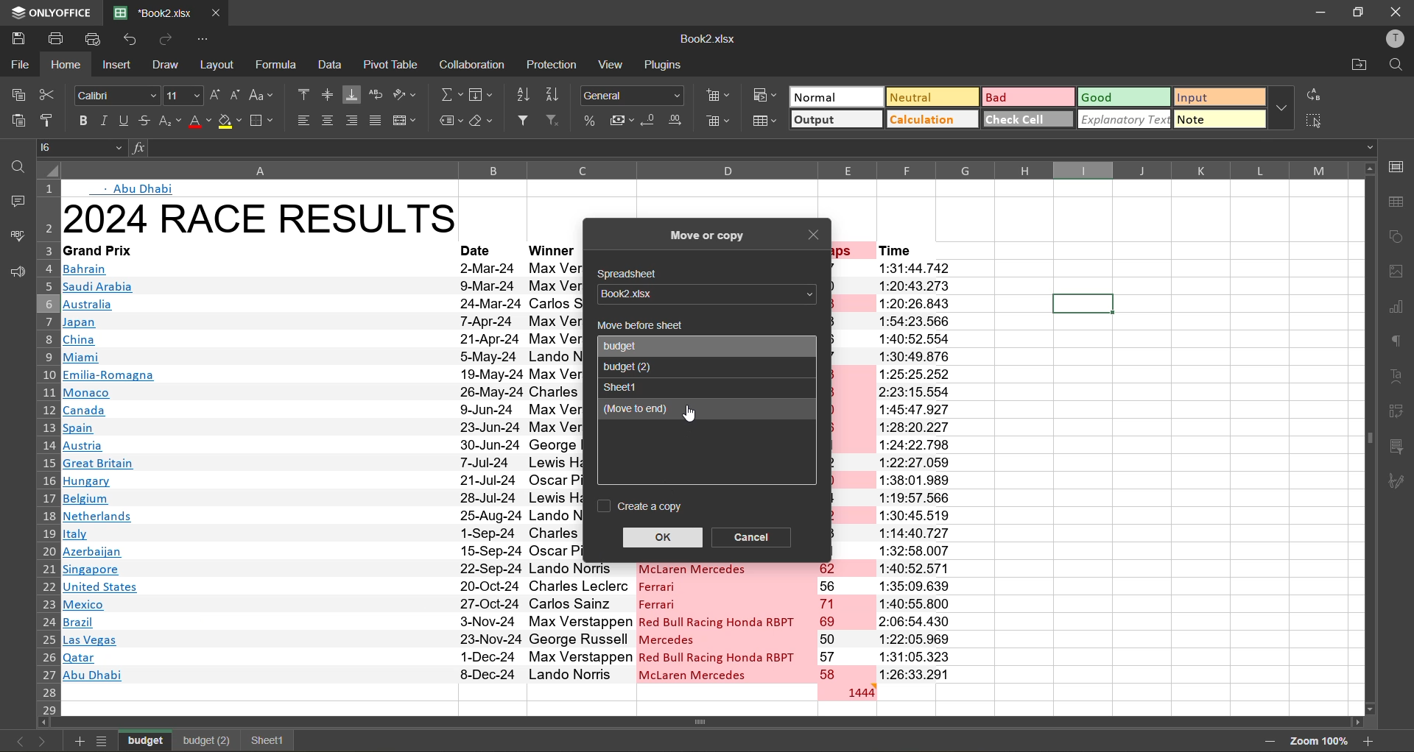  I want to click on zoom in, so click(1369, 739).